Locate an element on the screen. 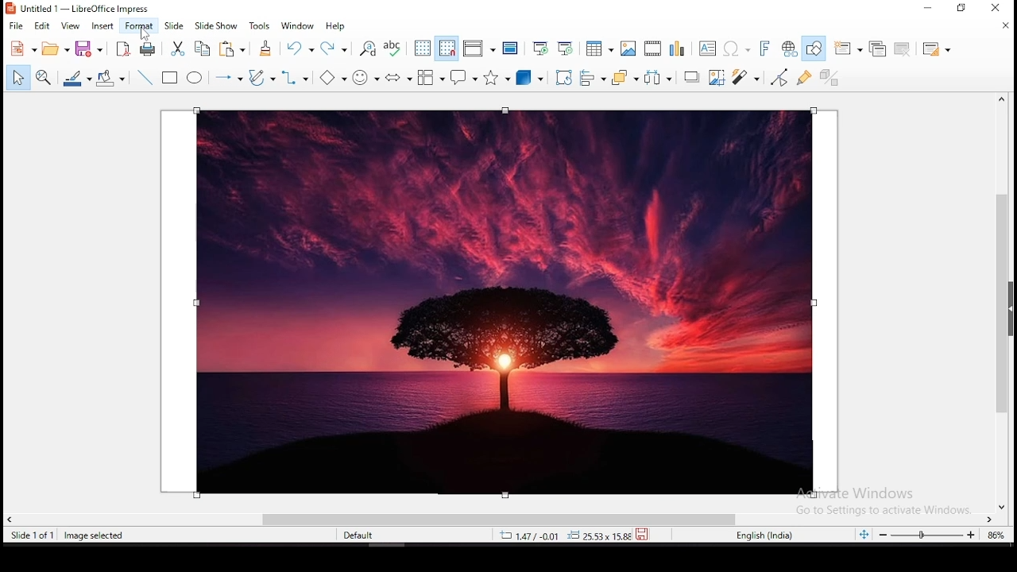 This screenshot has width=1017, height=572. callout shape is located at coordinates (464, 80).